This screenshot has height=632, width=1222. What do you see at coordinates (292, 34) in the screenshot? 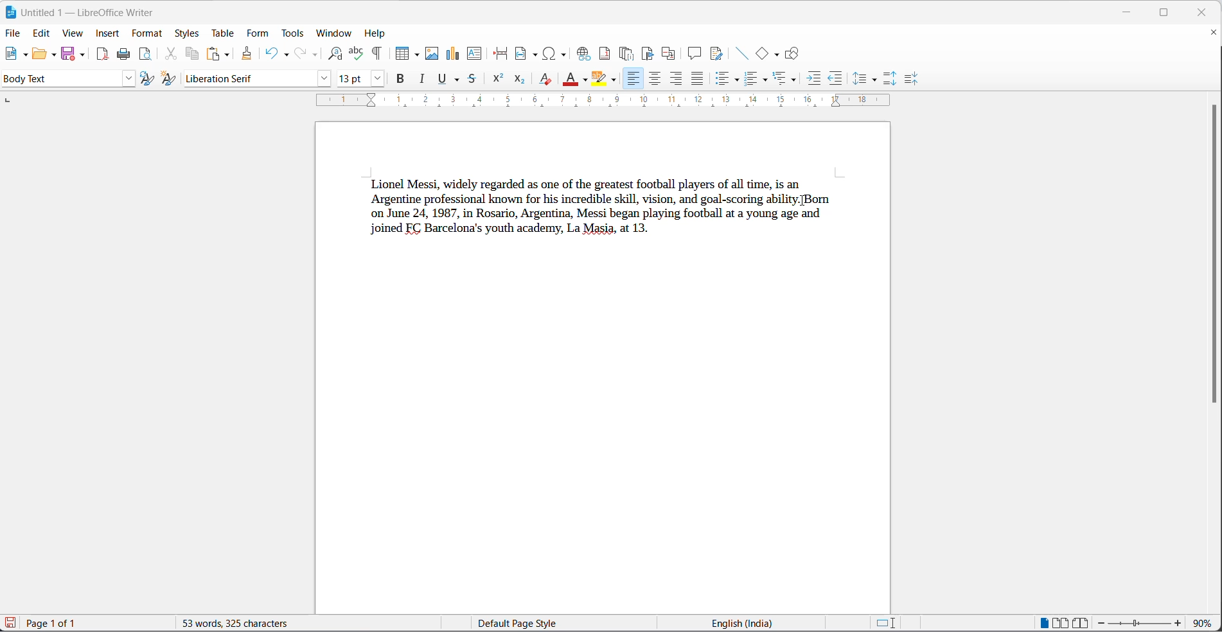
I see `tools` at bounding box center [292, 34].